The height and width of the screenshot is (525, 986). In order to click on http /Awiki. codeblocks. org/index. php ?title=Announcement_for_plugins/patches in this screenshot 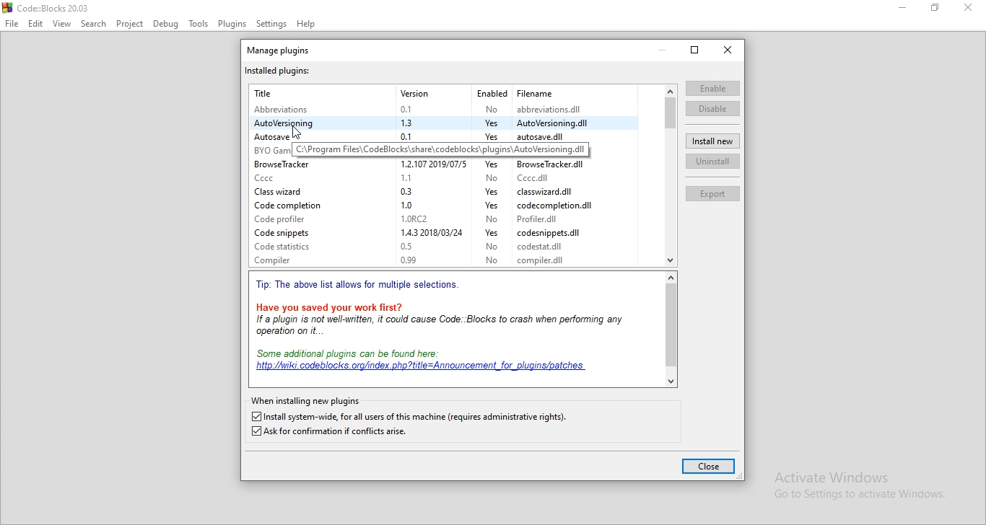, I will do `click(422, 366)`.